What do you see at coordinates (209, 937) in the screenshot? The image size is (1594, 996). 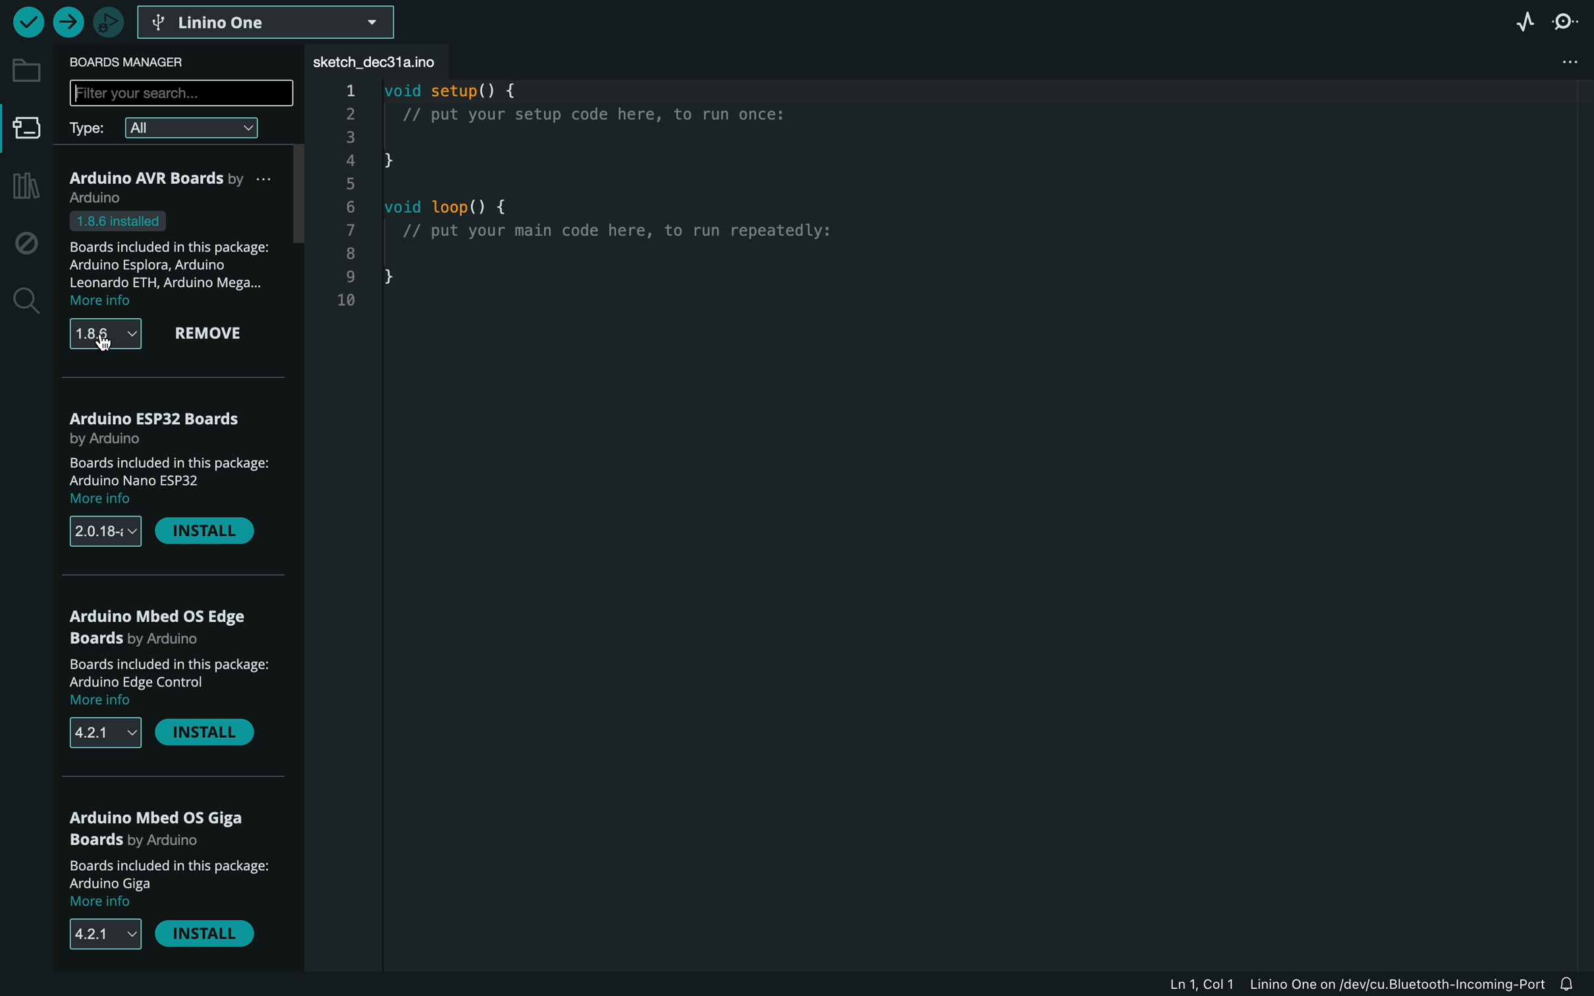 I see `INSTALL` at bounding box center [209, 937].